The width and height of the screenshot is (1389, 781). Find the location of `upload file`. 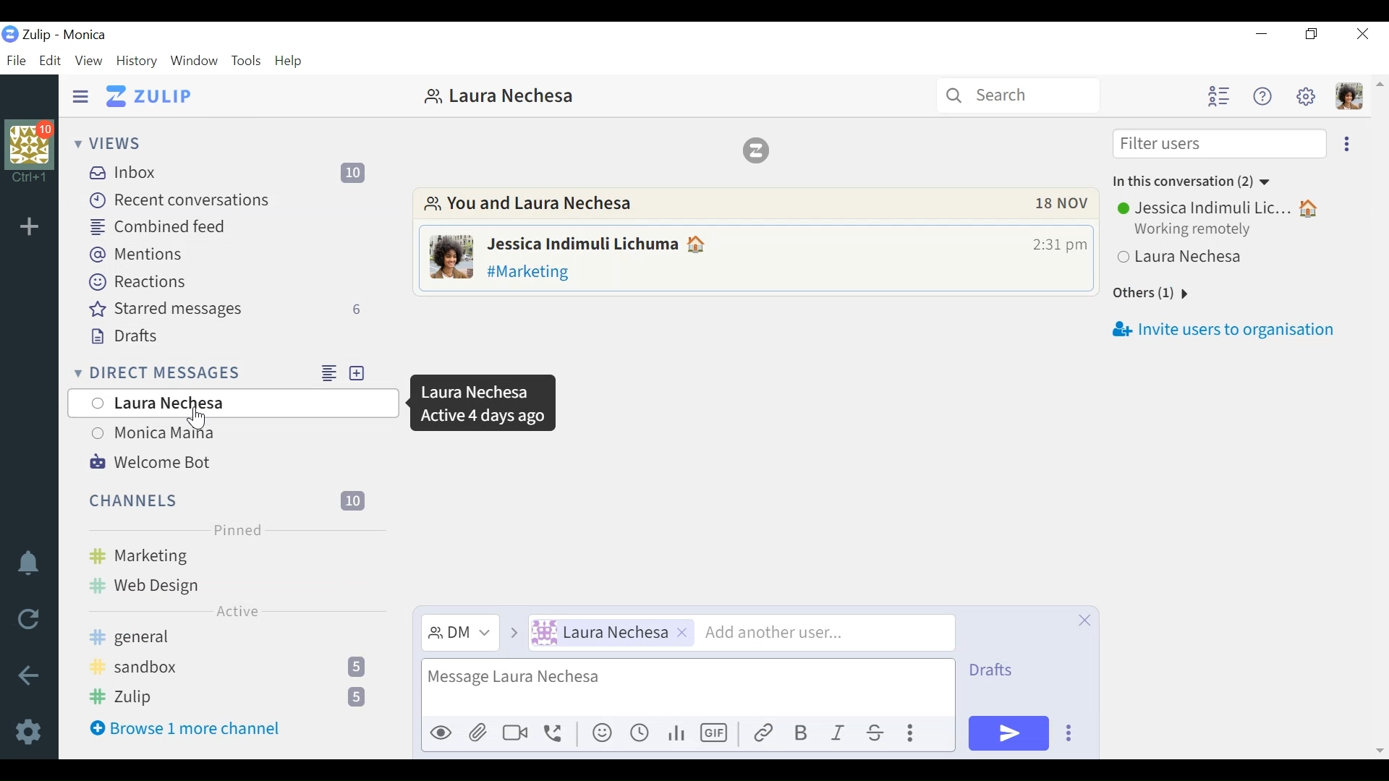

upload file is located at coordinates (478, 733).